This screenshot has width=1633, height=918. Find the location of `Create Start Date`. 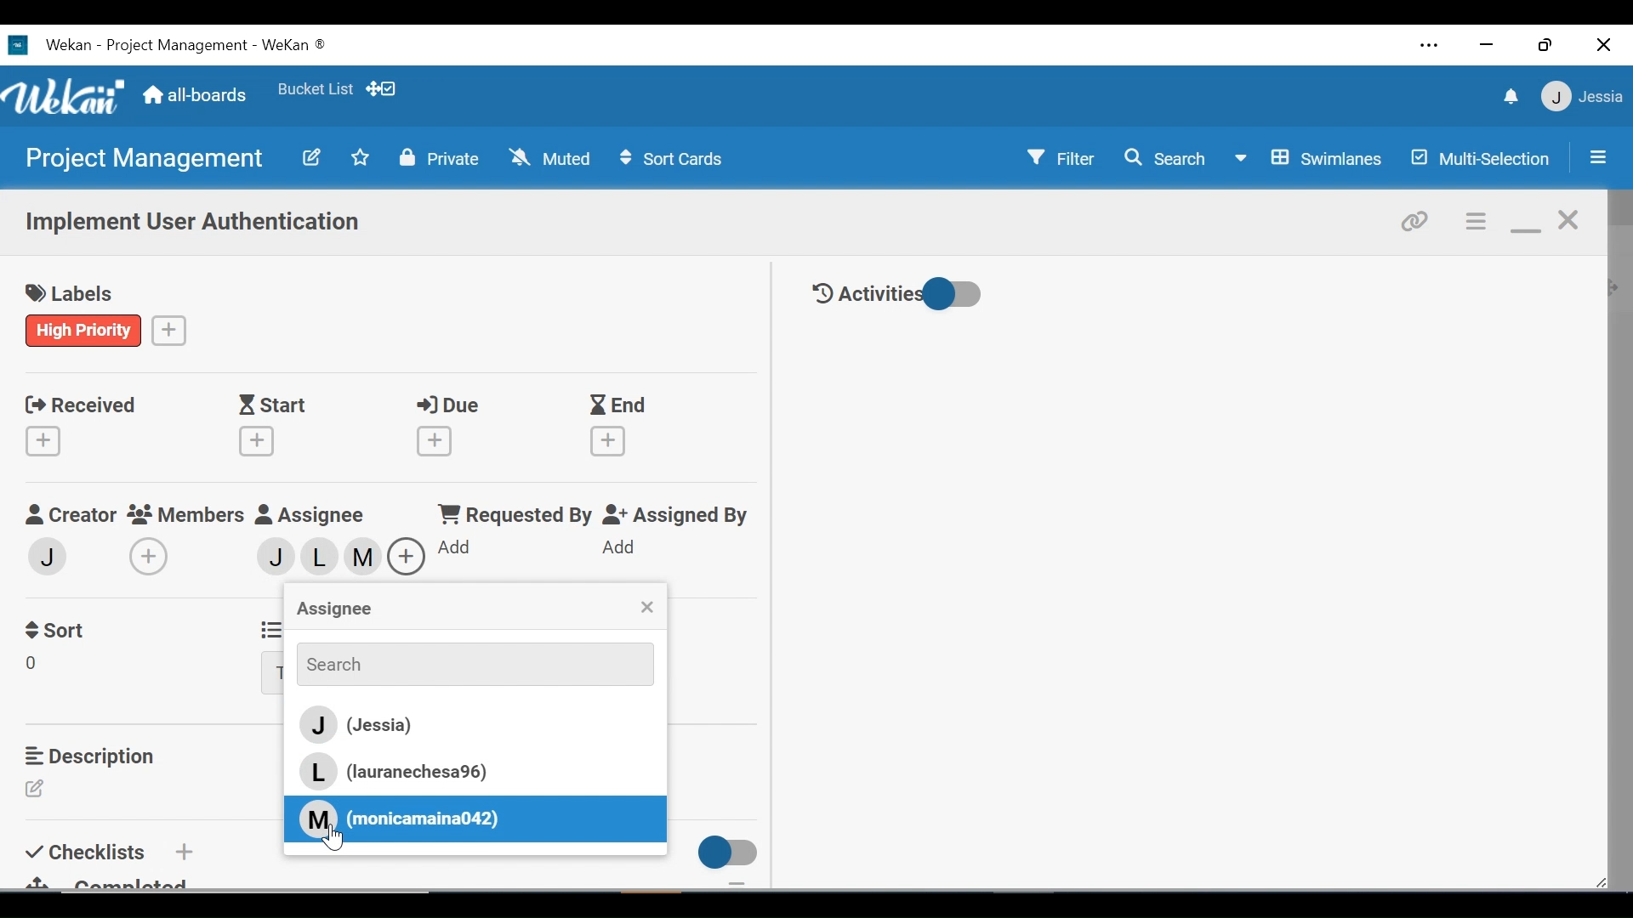

Create Start Date is located at coordinates (257, 441).